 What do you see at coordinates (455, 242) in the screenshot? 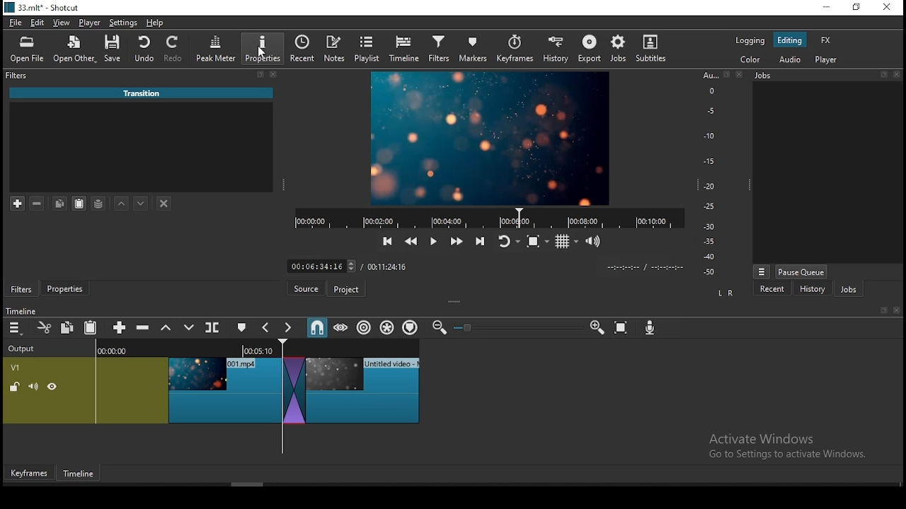
I see `play quickly forward` at bounding box center [455, 242].